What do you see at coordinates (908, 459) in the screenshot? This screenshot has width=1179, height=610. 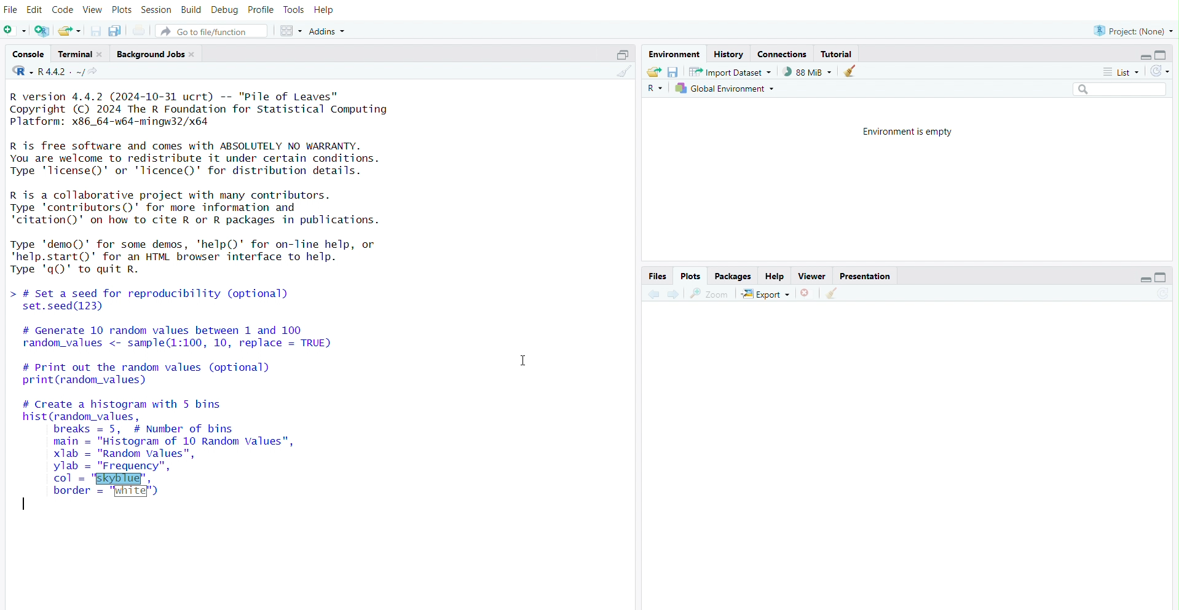 I see `empty plot area` at bounding box center [908, 459].